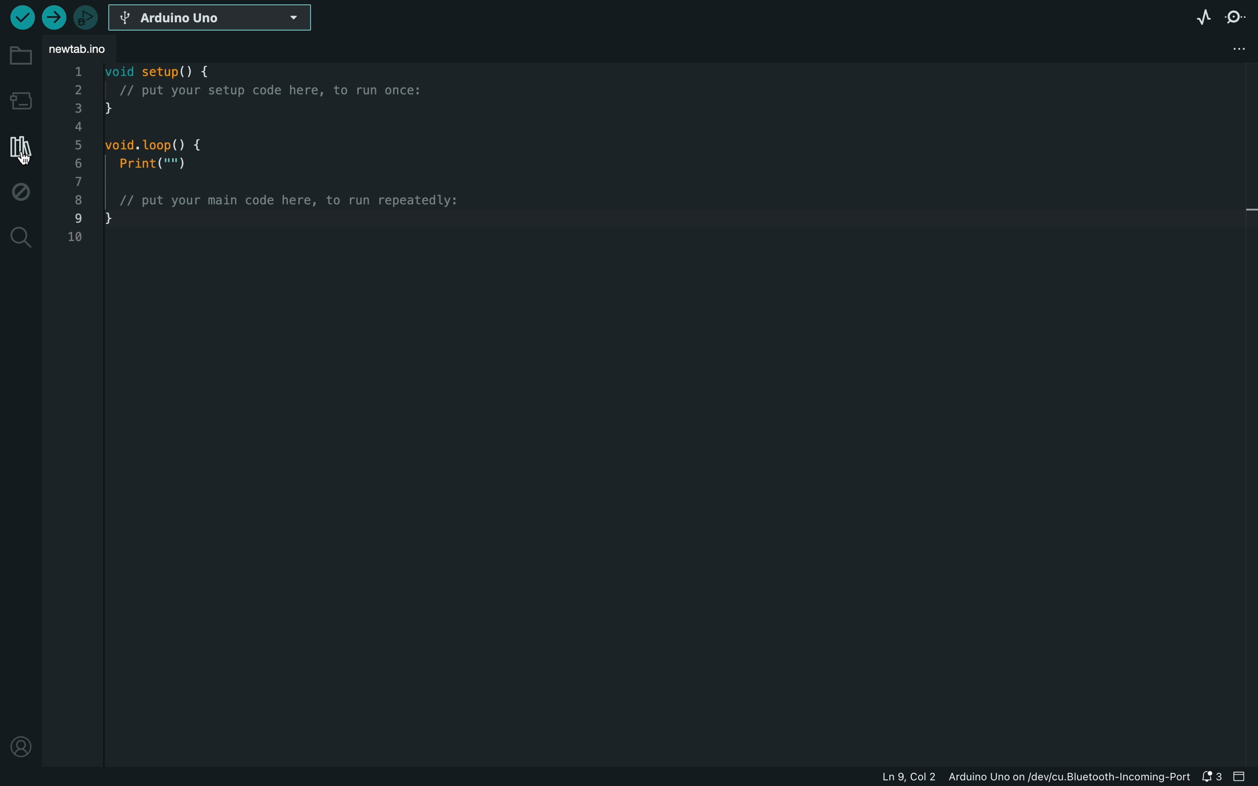  I want to click on serial monitor, so click(1238, 16).